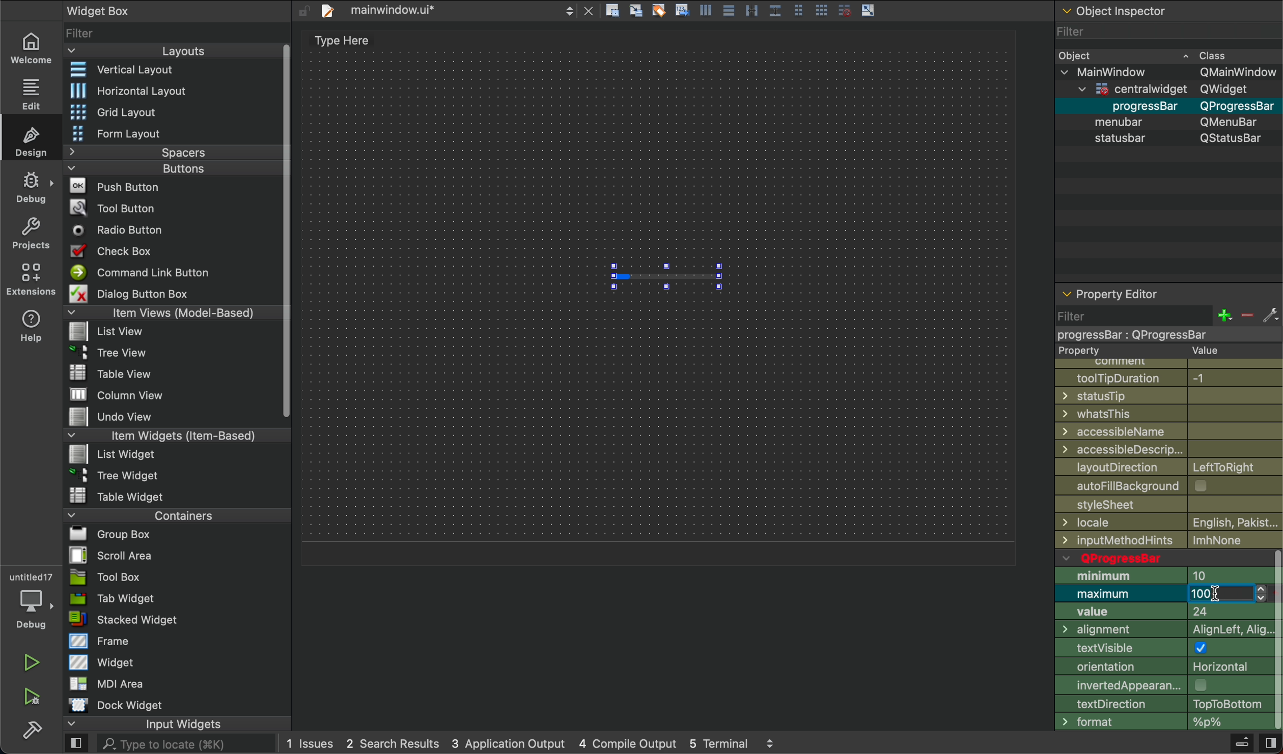 This screenshot has width=1283, height=754. Describe the element at coordinates (1169, 414) in the screenshot. I see `whatsthis` at that location.